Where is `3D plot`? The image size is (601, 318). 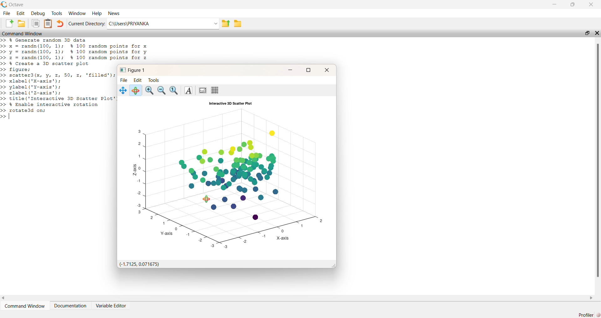 3D plot is located at coordinates (230, 178).